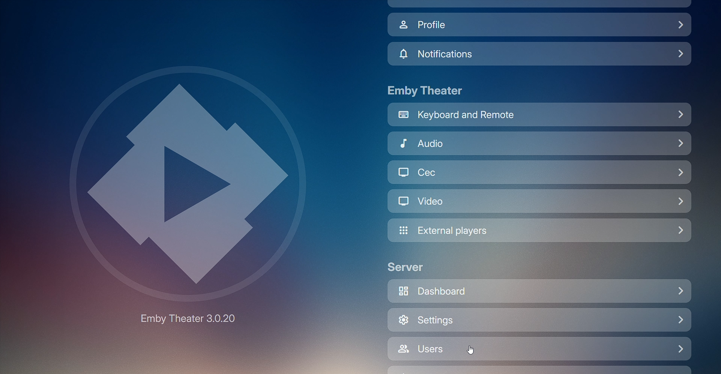 This screenshot has height=374, width=721. Describe the element at coordinates (539, 25) in the screenshot. I see `Profile` at that location.